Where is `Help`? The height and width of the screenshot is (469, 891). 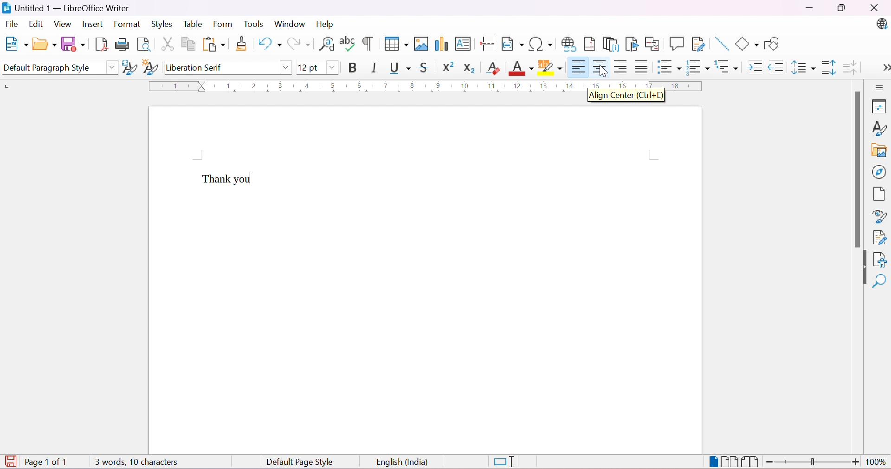 Help is located at coordinates (325, 24).